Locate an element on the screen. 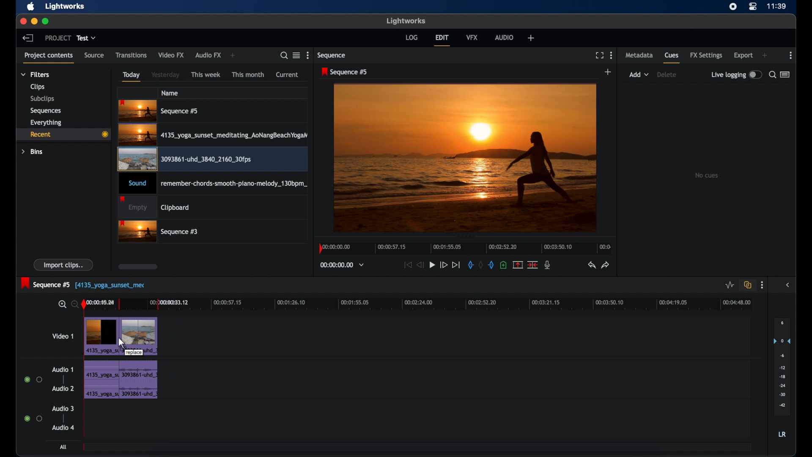 This screenshot has width=812, height=457. toggle audio levels editing is located at coordinates (729, 285).